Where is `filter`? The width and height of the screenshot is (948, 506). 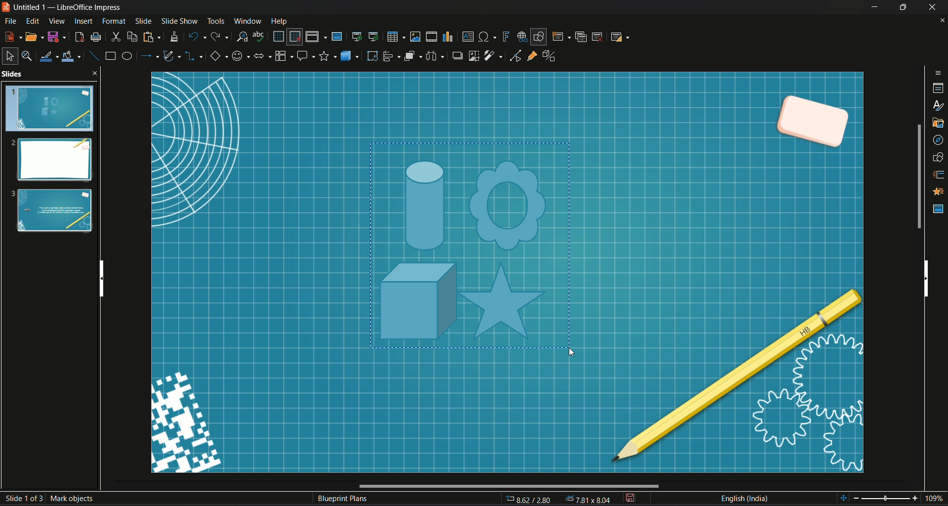 filter is located at coordinates (494, 56).